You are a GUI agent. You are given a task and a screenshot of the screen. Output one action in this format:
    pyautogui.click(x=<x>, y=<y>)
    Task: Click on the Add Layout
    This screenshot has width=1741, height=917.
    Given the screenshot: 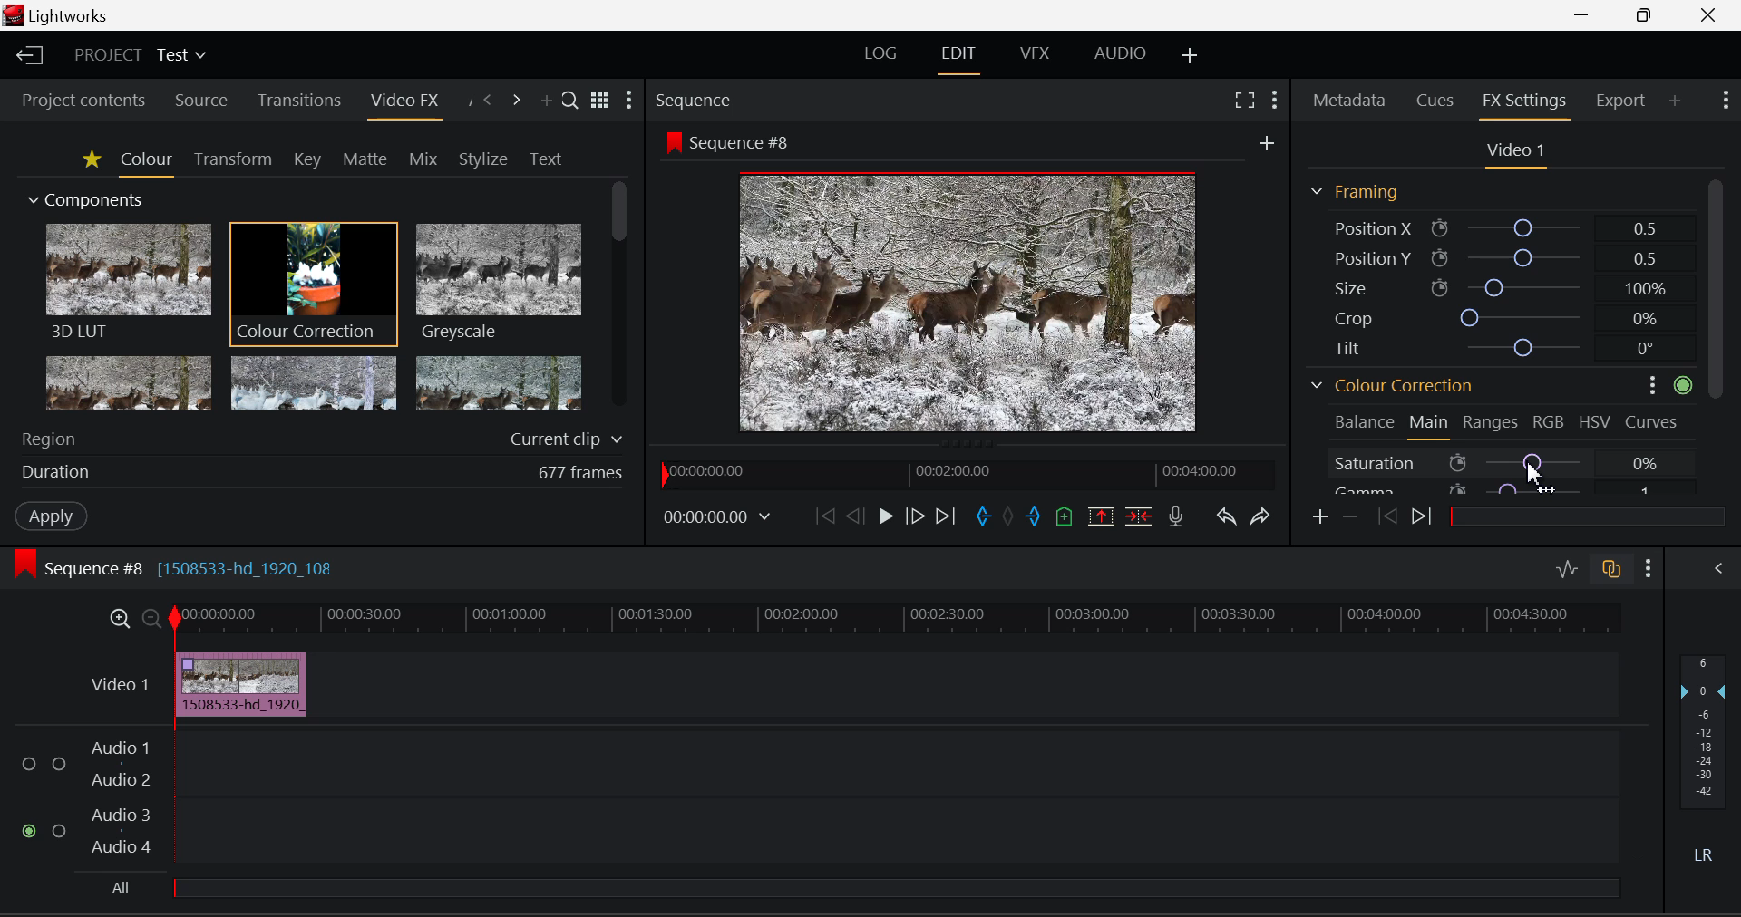 What is the action you would take?
    pyautogui.click(x=1191, y=53)
    